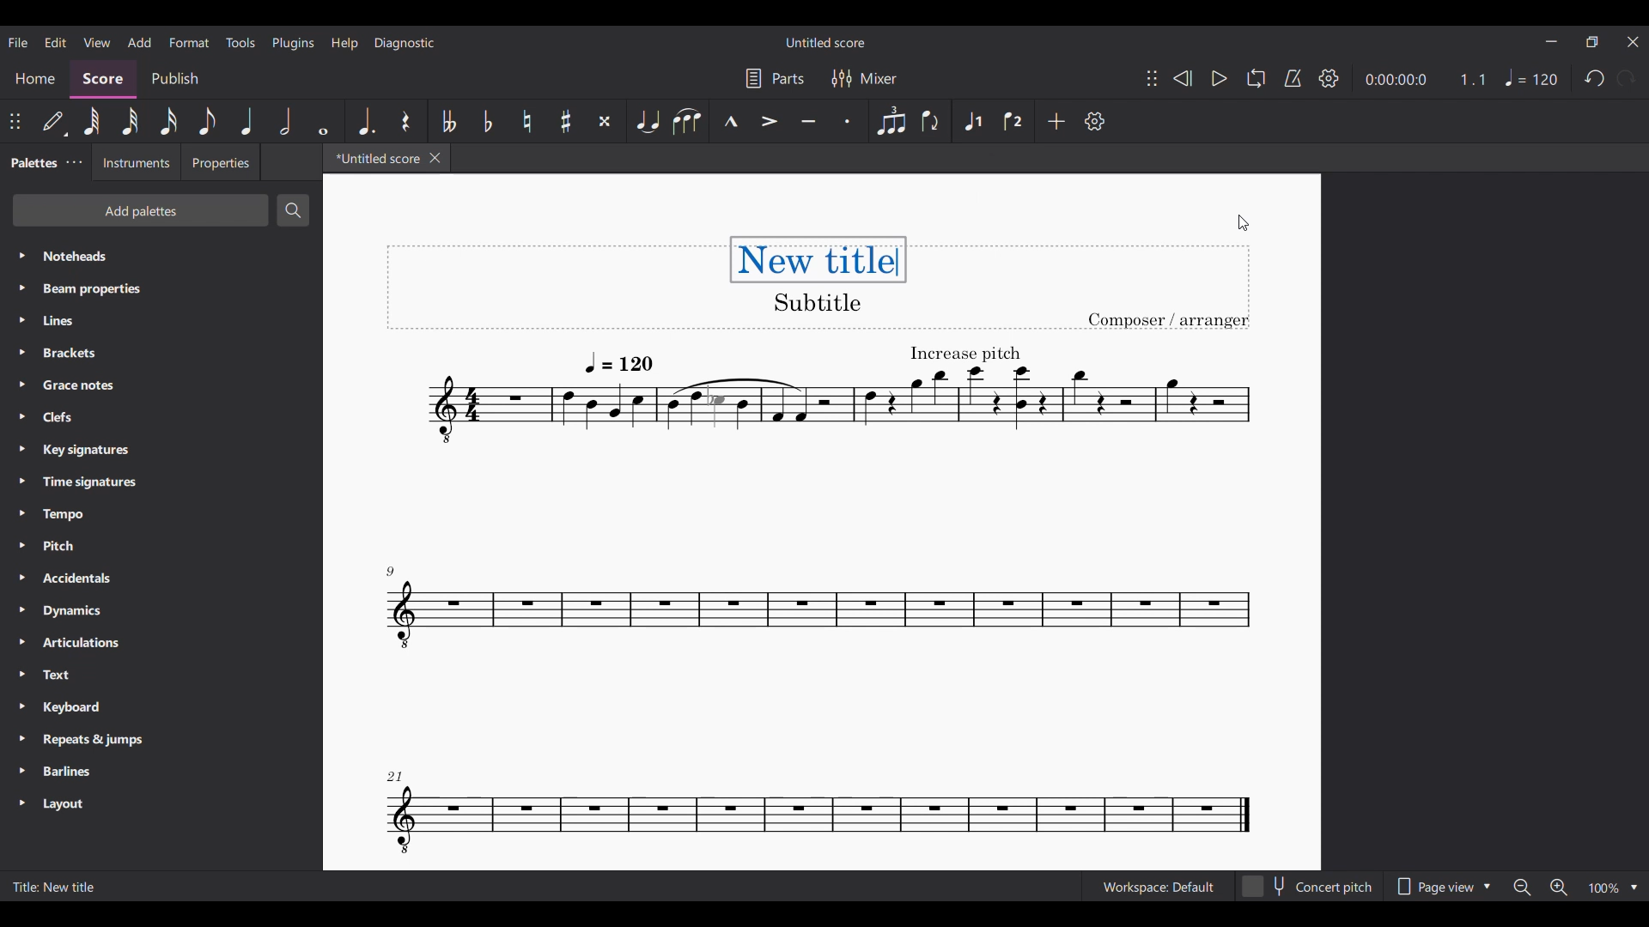 This screenshot has height=927, width=1649. I want to click on Properties, so click(220, 162).